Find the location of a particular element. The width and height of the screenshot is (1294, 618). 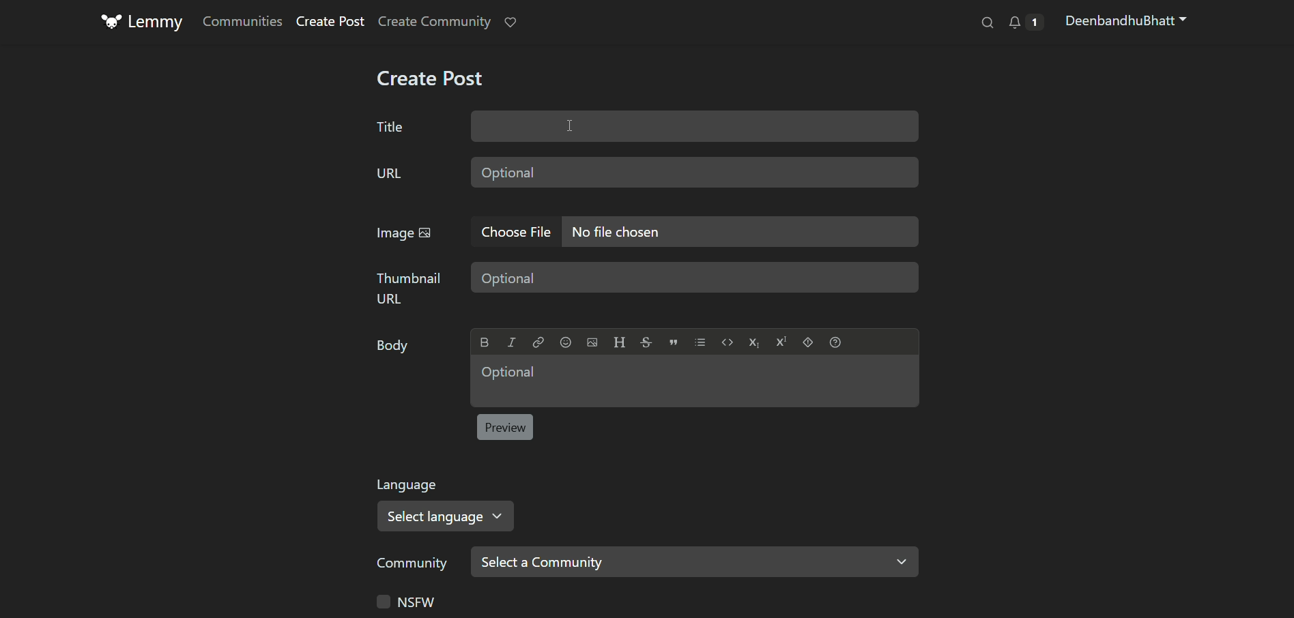

find is located at coordinates (983, 25).